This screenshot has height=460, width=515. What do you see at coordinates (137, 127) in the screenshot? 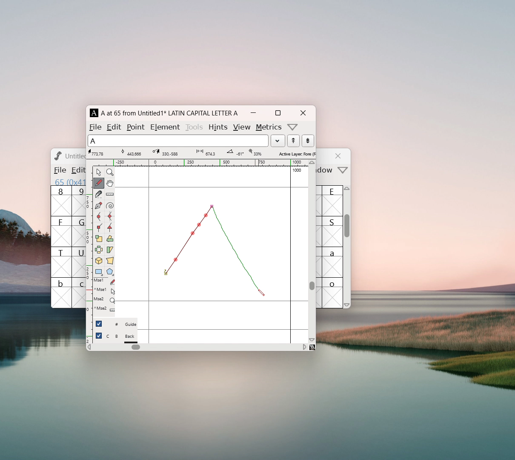
I see `point` at bounding box center [137, 127].